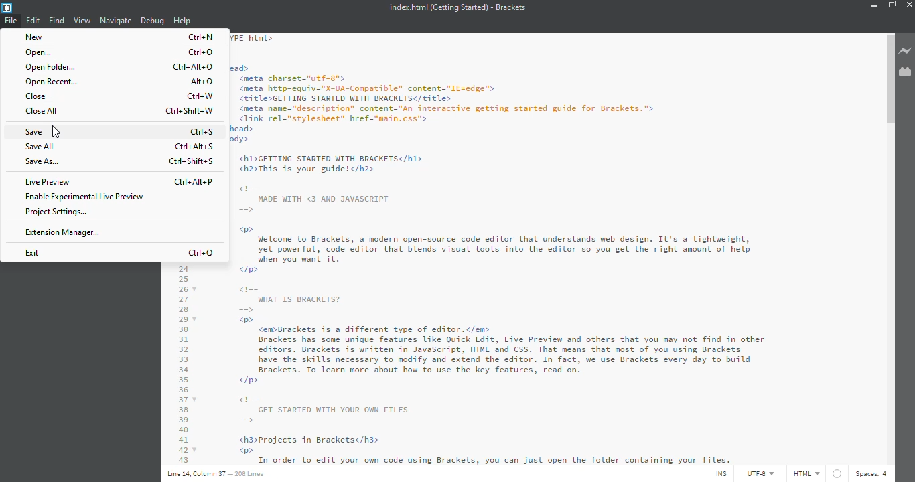 Image resolution: width=915 pixels, height=482 pixels. Describe the element at coordinates (203, 52) in the screenshot. I see `ctrl+o` at that location.